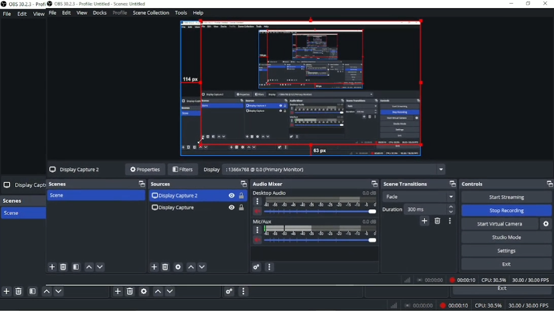  I want to click on Hide, so click(230, 197).